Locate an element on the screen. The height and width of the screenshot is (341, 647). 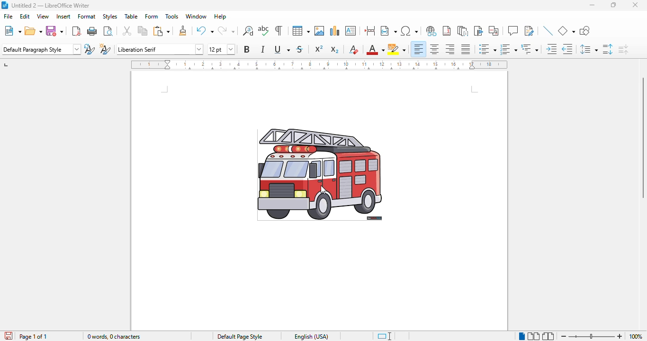
zoom out is located at coordinates (564, 337).